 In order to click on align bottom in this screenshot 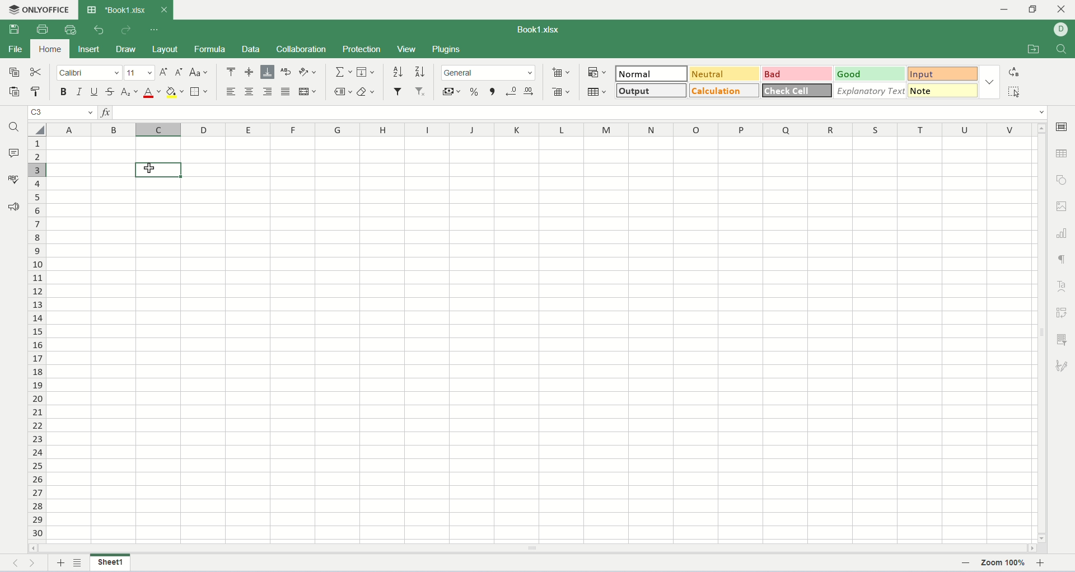, I will do `click(268, 72)`.